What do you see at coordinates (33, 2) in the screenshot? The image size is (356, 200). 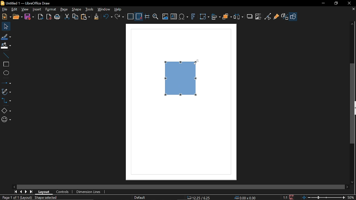 I see `Untitled 1 -- LibreOffice Draw` at bounding box center [33, 2].